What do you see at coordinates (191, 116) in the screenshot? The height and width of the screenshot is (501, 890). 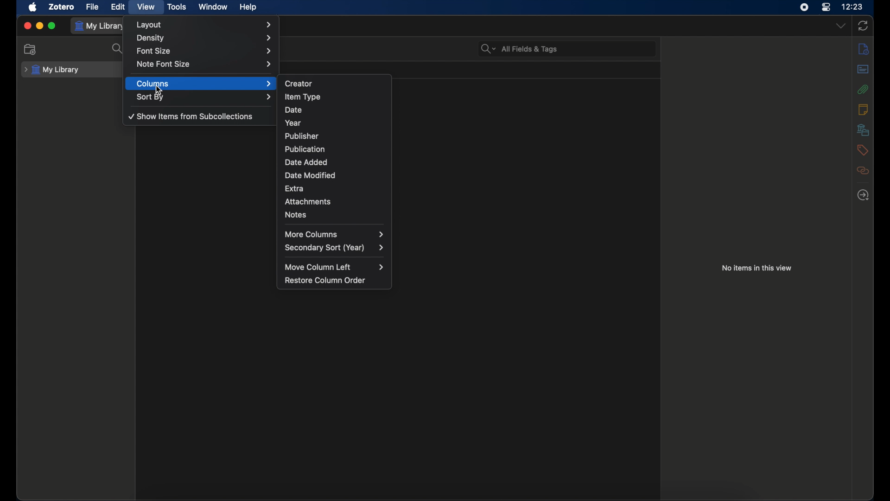 I see `show items from subcollections` at bounding box center [191, 116].